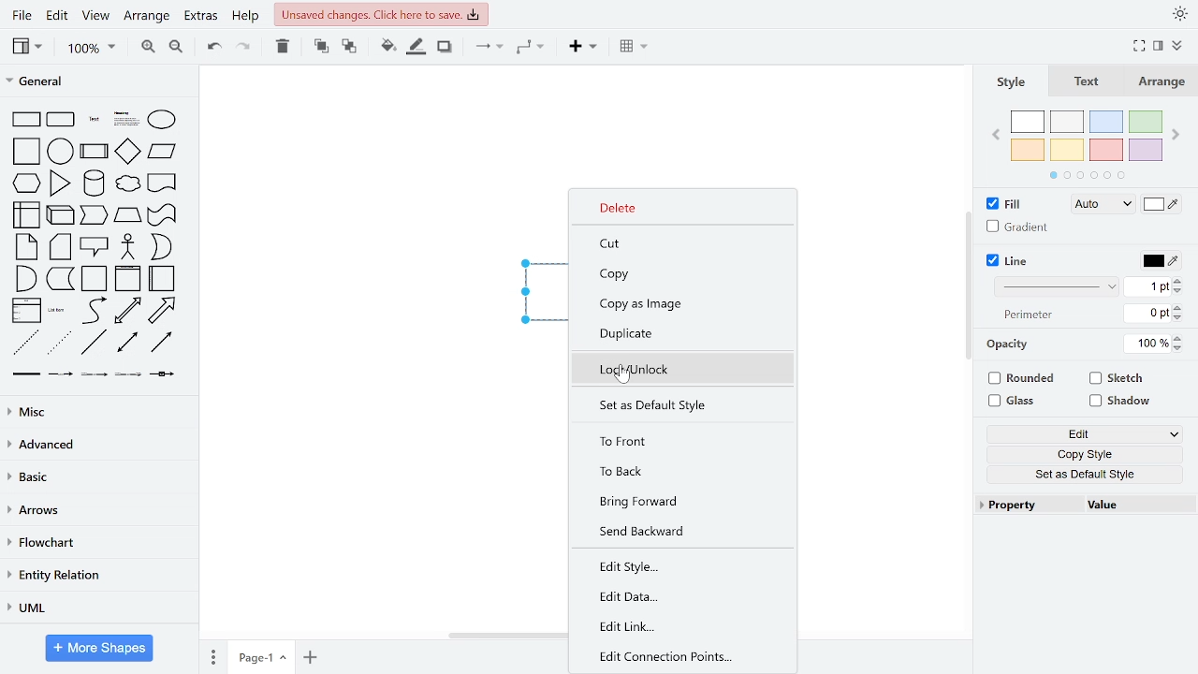 The image size is (1198, 674). What do you see at coordinates (1088, 175) in the screenshot?
I see `pages in colors` at bounding box center [1088, 175].